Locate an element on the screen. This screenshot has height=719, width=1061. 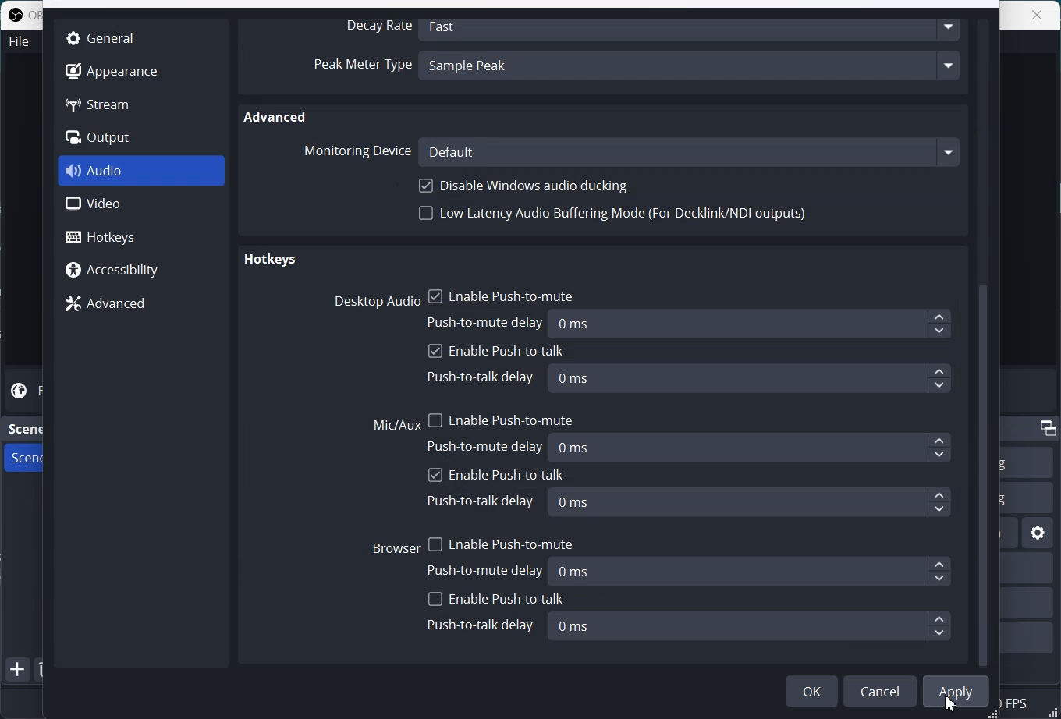
Push-to-mute is located at coordinates (488, 446).